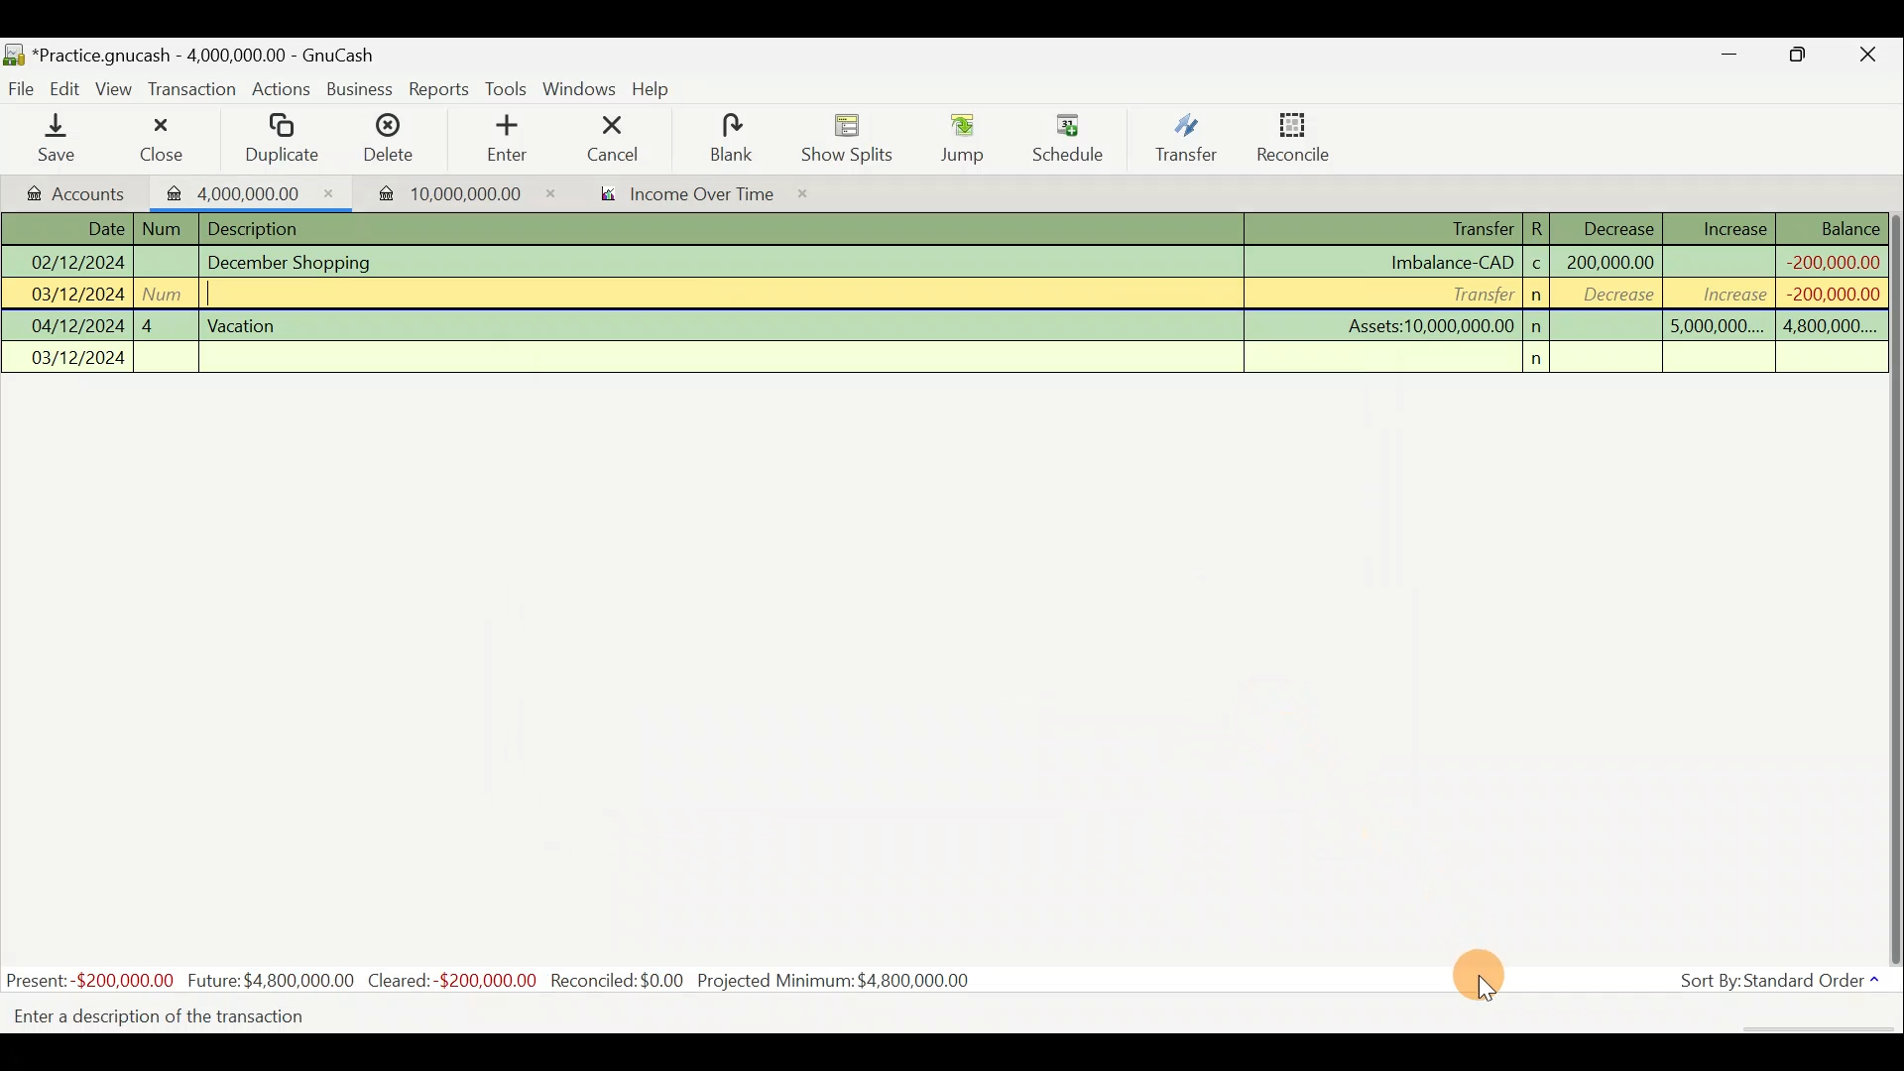 Image resolution: width=1904 pixels, height=1071 pixels. I want to click on View, so click(120, 88).